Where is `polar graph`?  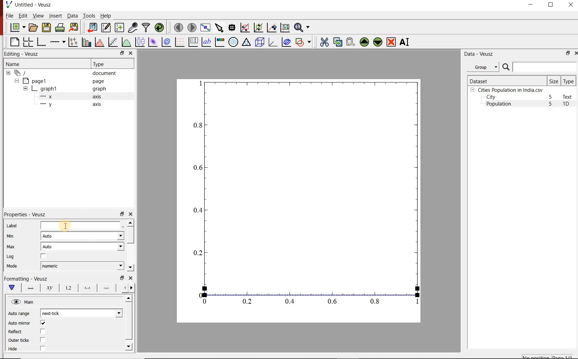 polar graph is located at coordinates (233, 42).